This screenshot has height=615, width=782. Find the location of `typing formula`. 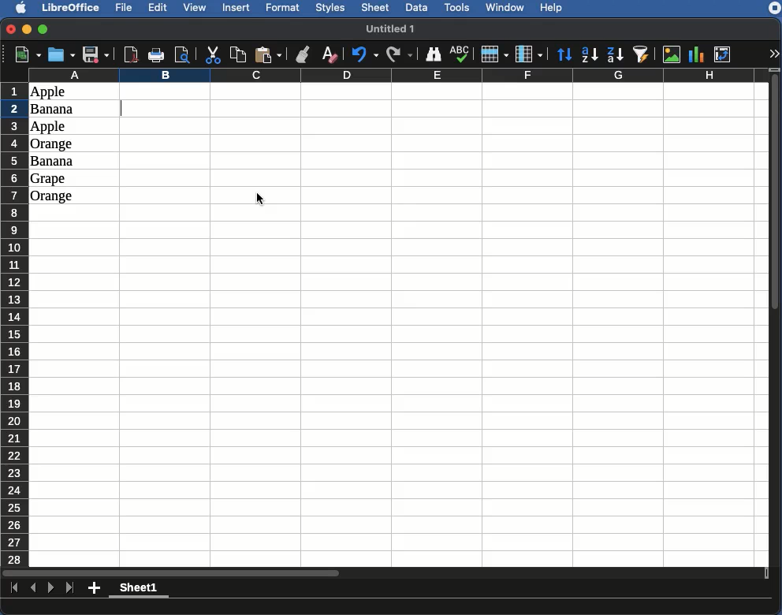

typing formula is located at coordinates (164, 108).